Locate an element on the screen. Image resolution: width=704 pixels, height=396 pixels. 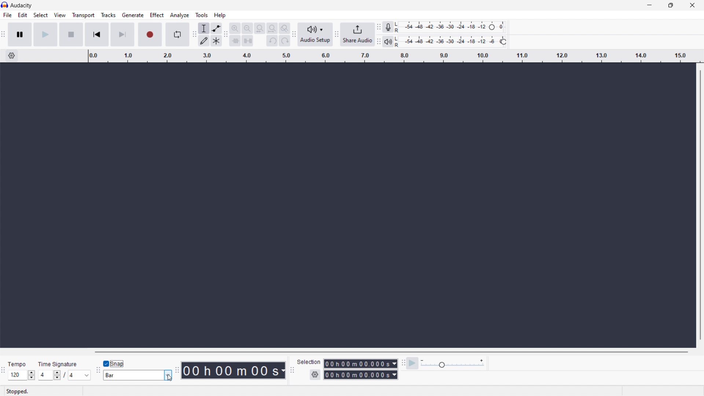
Minimize/Restore is located at coordinates (671, 5).